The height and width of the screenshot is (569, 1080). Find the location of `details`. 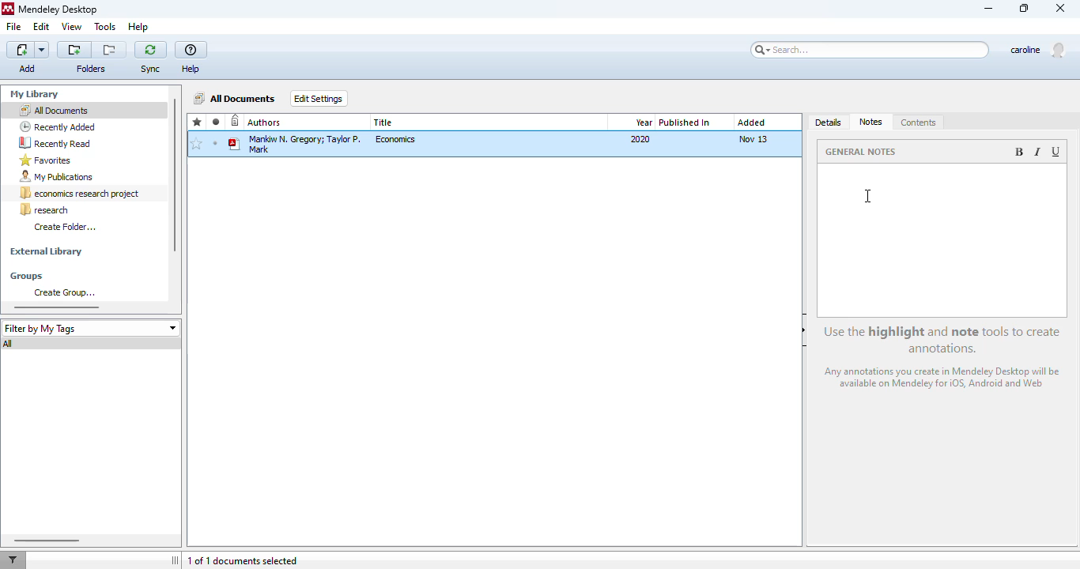

details is located at coordinates (829, 123).